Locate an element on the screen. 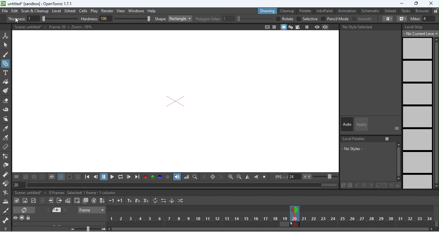 The width and height of the screenshot is (439, 232). pinch is located at coordinates (6, 166).